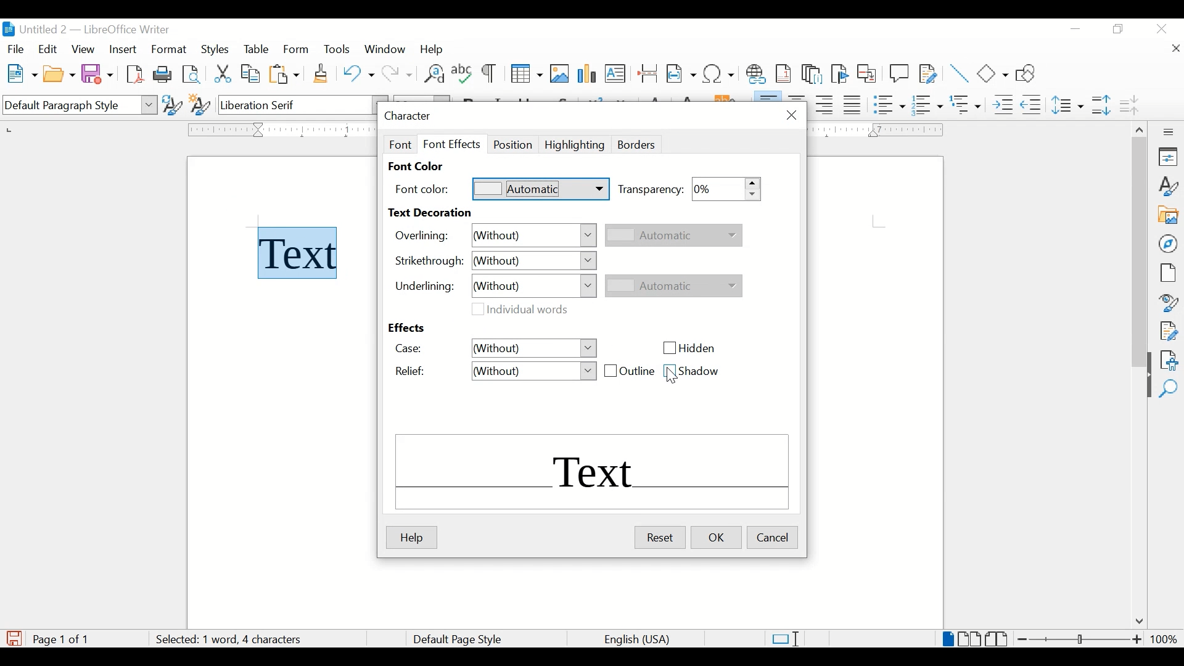  What do you see at coordinates (591, 472) in the screenshot?
I see `text` at bounding box center [591, 472].